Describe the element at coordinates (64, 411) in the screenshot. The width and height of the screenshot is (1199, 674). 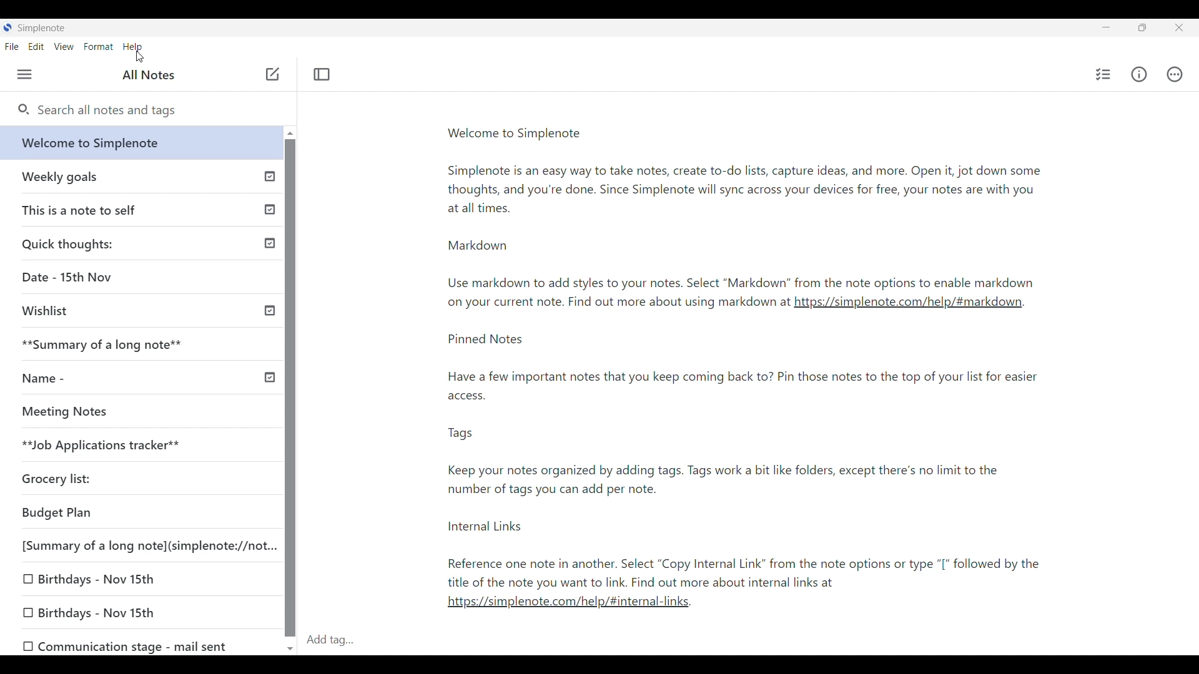
I see `Meeting Notes` at that location.